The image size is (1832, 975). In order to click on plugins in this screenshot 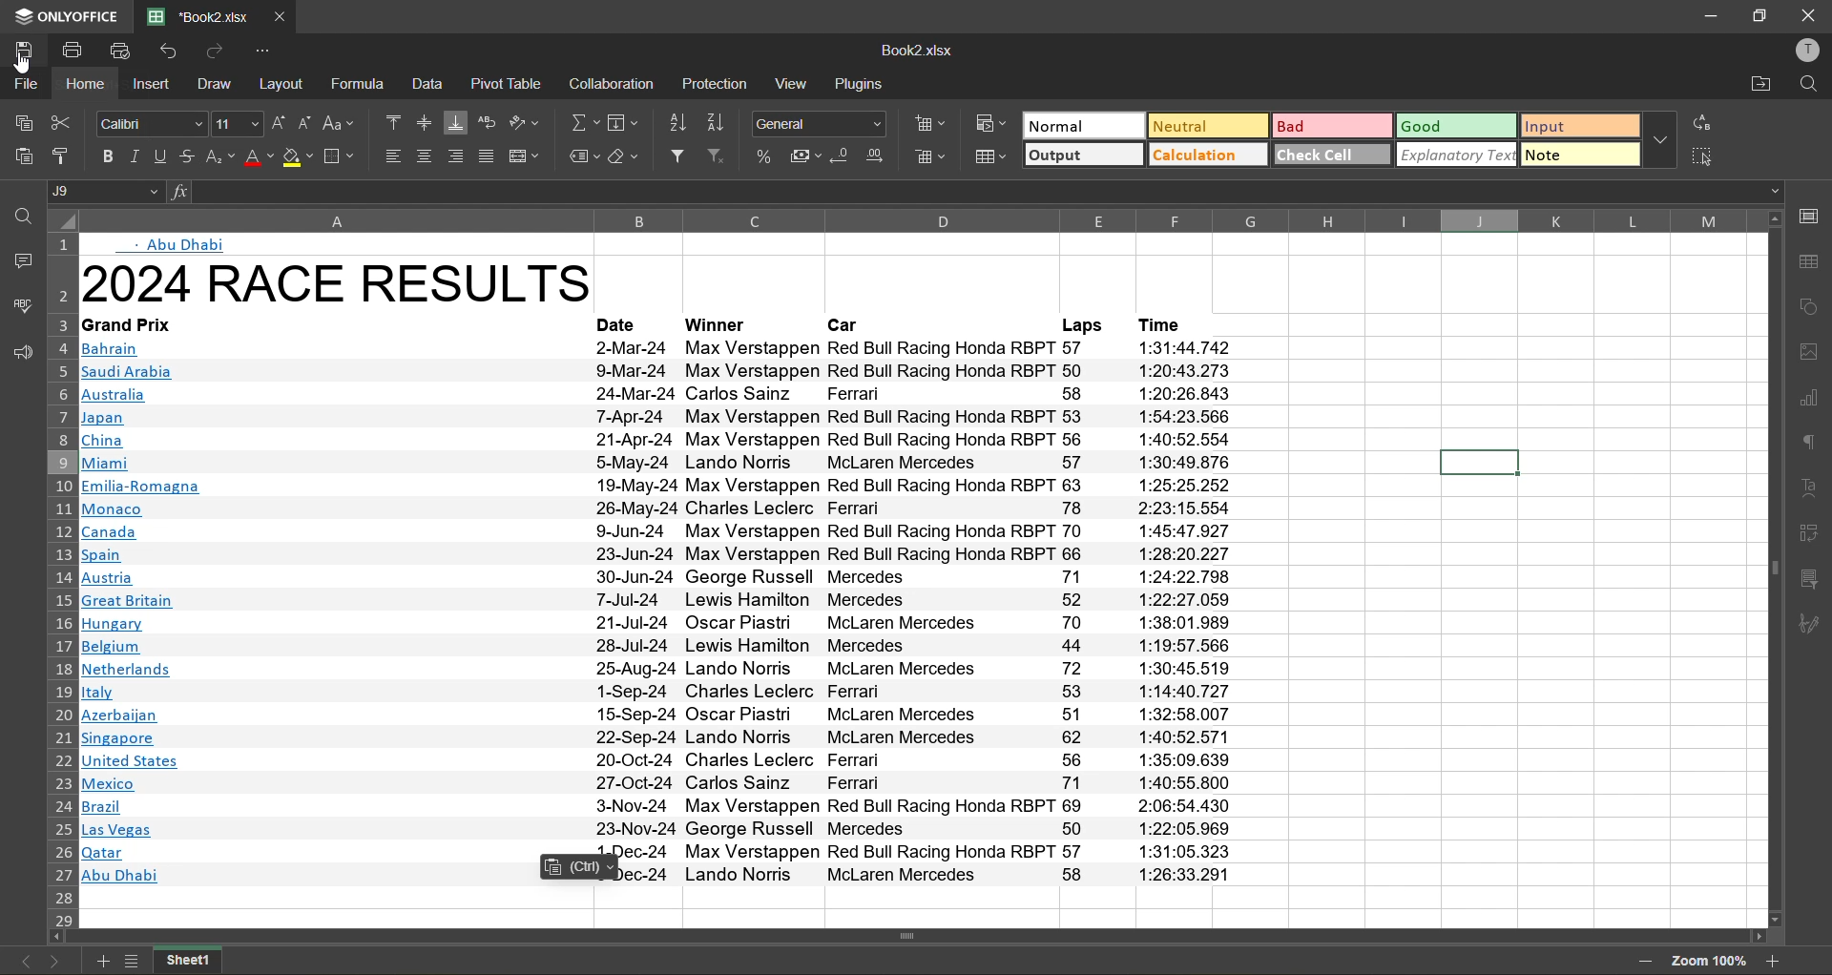, I will do `click(869, 84)`.